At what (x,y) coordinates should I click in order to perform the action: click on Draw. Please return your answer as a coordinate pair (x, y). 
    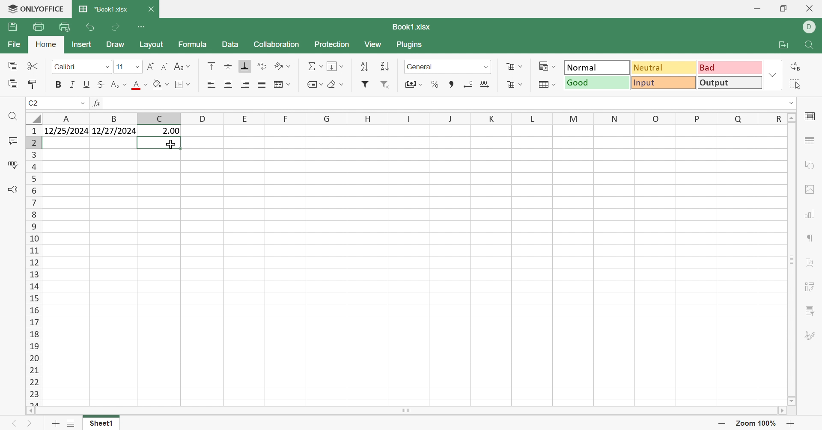
    Looking at the image, I should click on (114, 43).